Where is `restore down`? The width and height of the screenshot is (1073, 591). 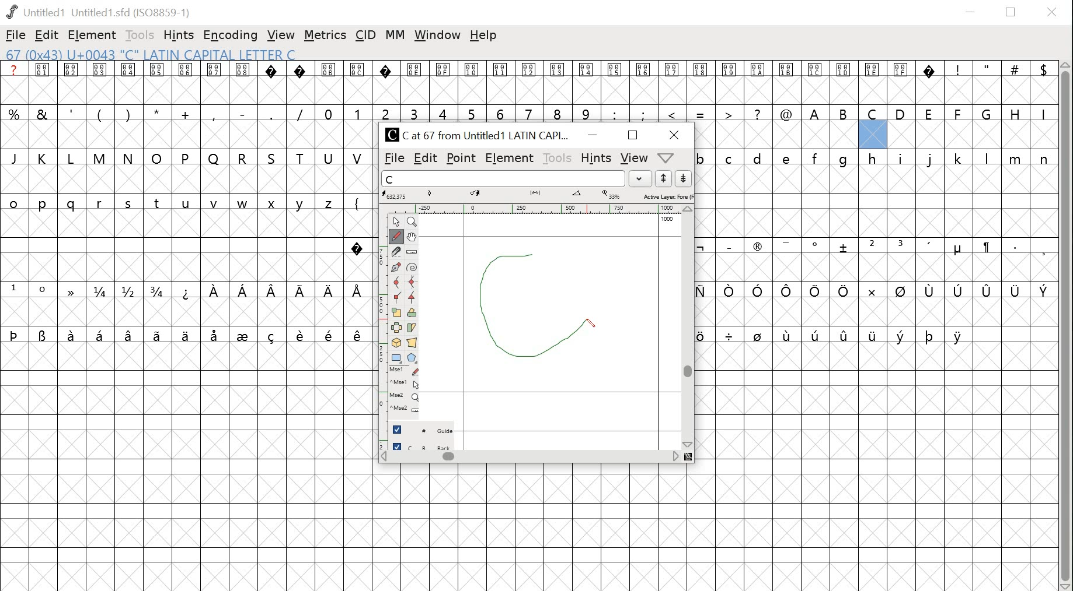
restore down is located at coordinates (1012, 12).